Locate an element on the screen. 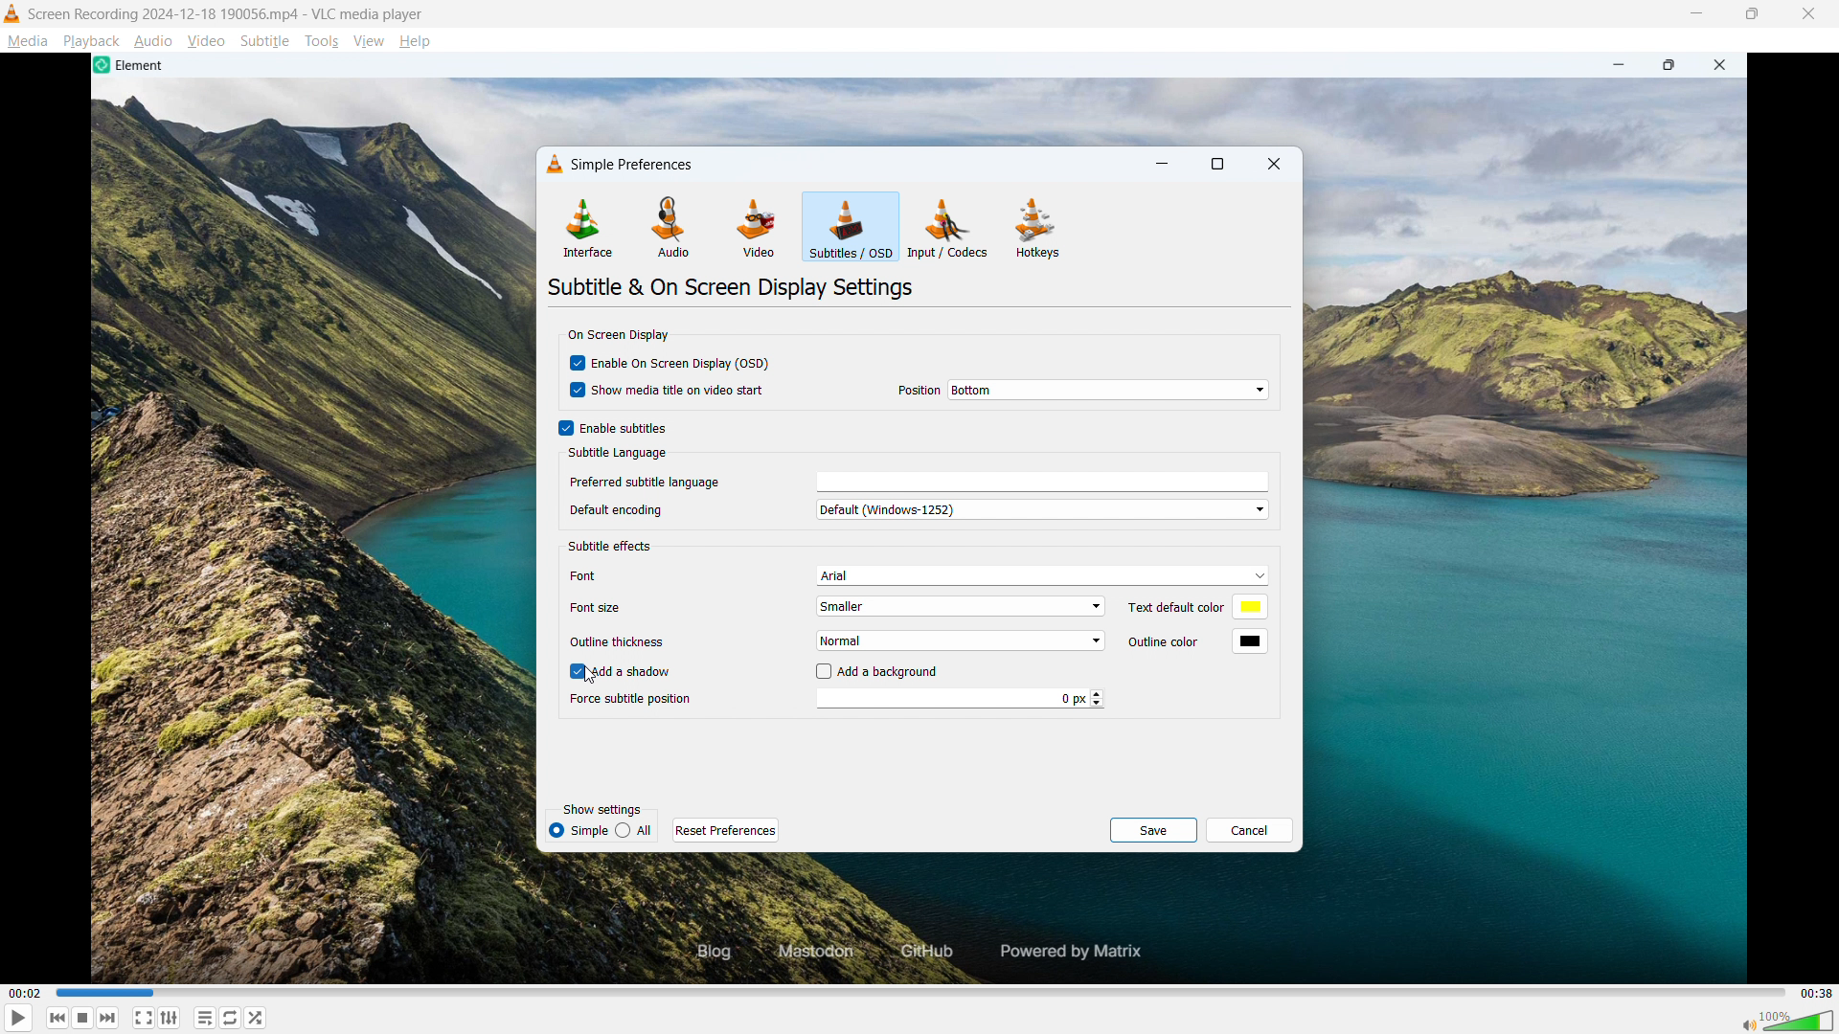 The image size is (1839, 1034). Simple is located at coordinates (579, 830).